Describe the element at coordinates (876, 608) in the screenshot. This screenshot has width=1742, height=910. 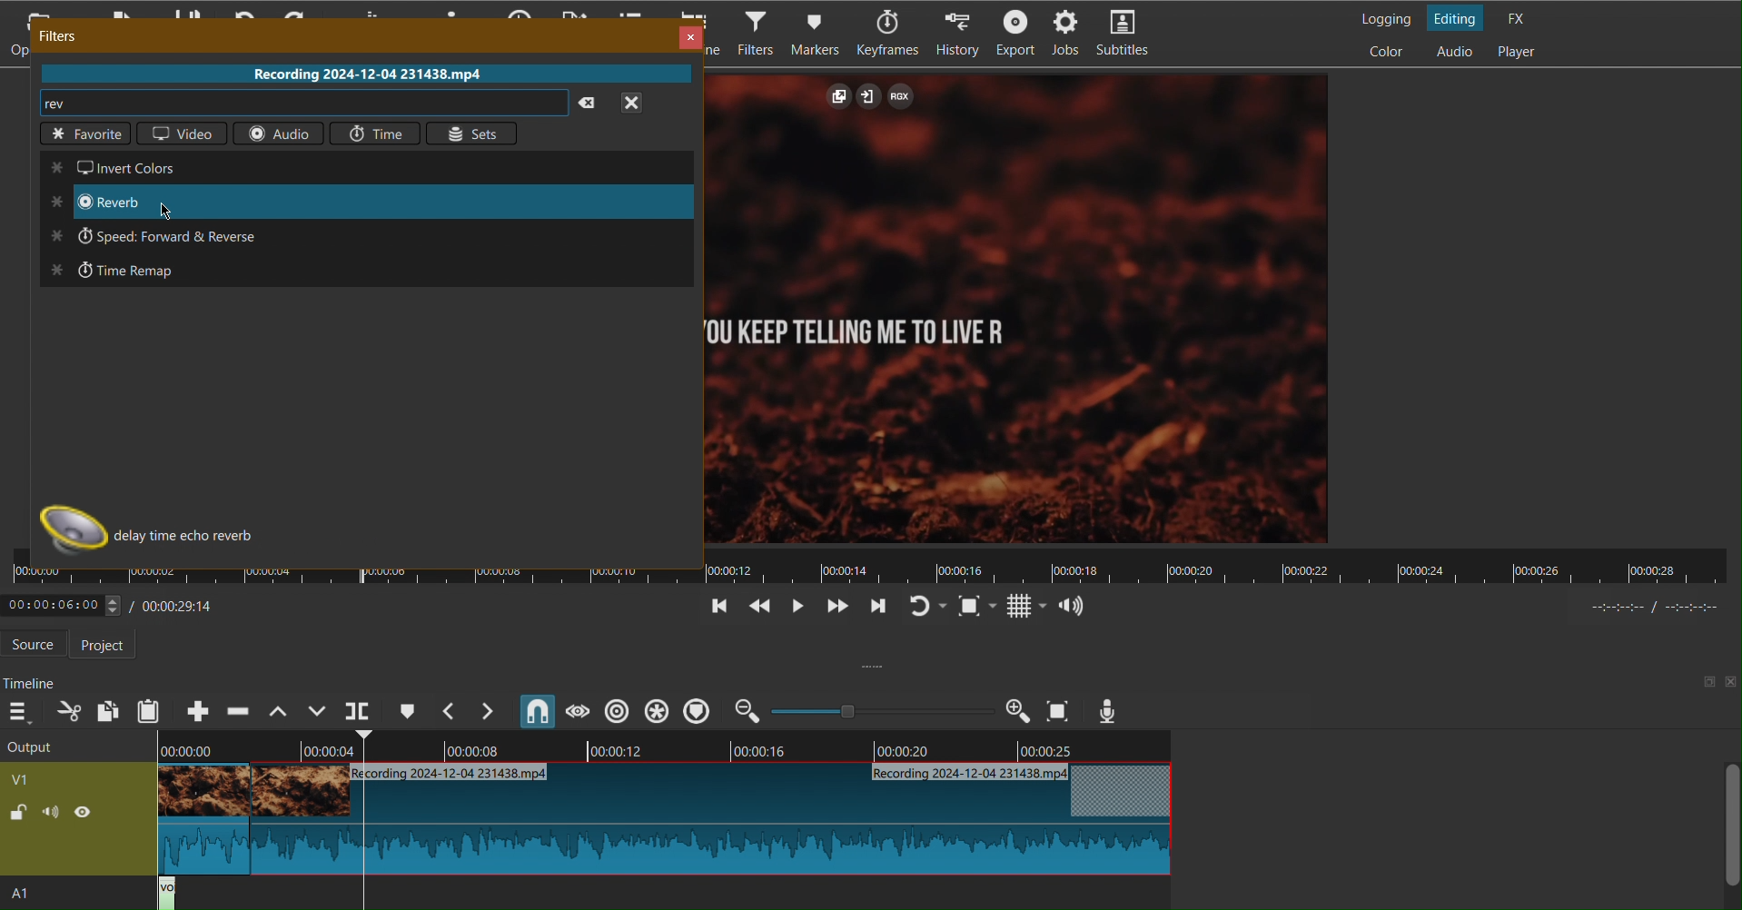
I see `Jump Forward` at that location.